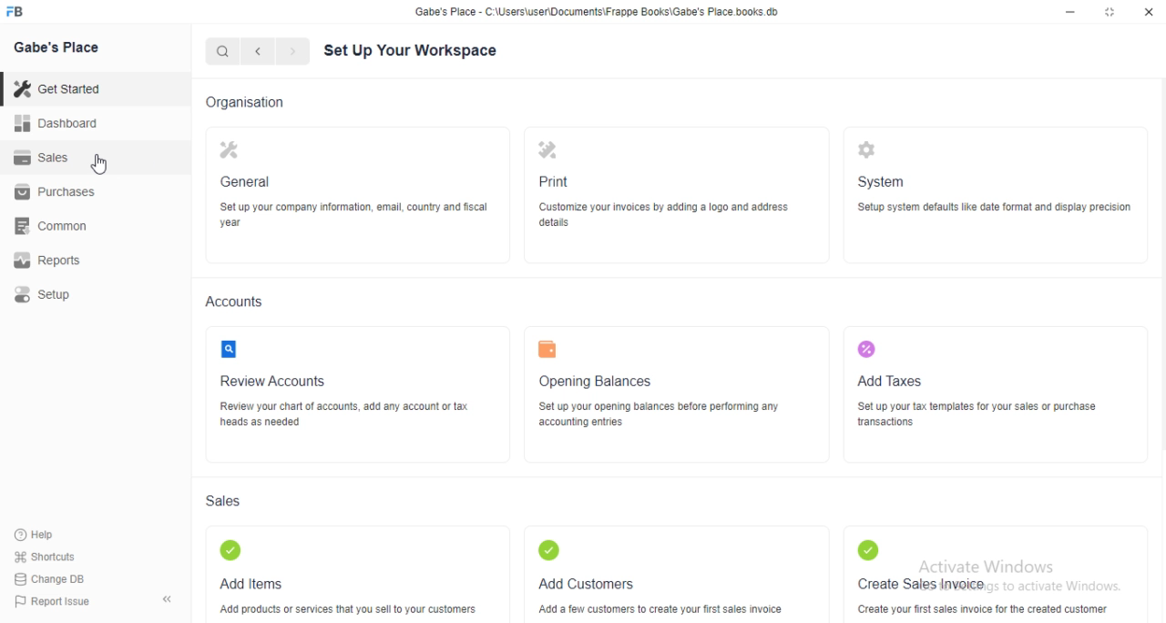  I want to click on minimize, so click(1070, 12).